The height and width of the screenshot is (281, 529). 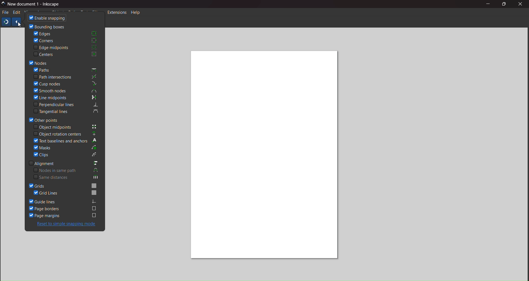 What do you see at coordinates (63, 163) in the screenshot?
I see `alignment` at bounding box center [63, 163].